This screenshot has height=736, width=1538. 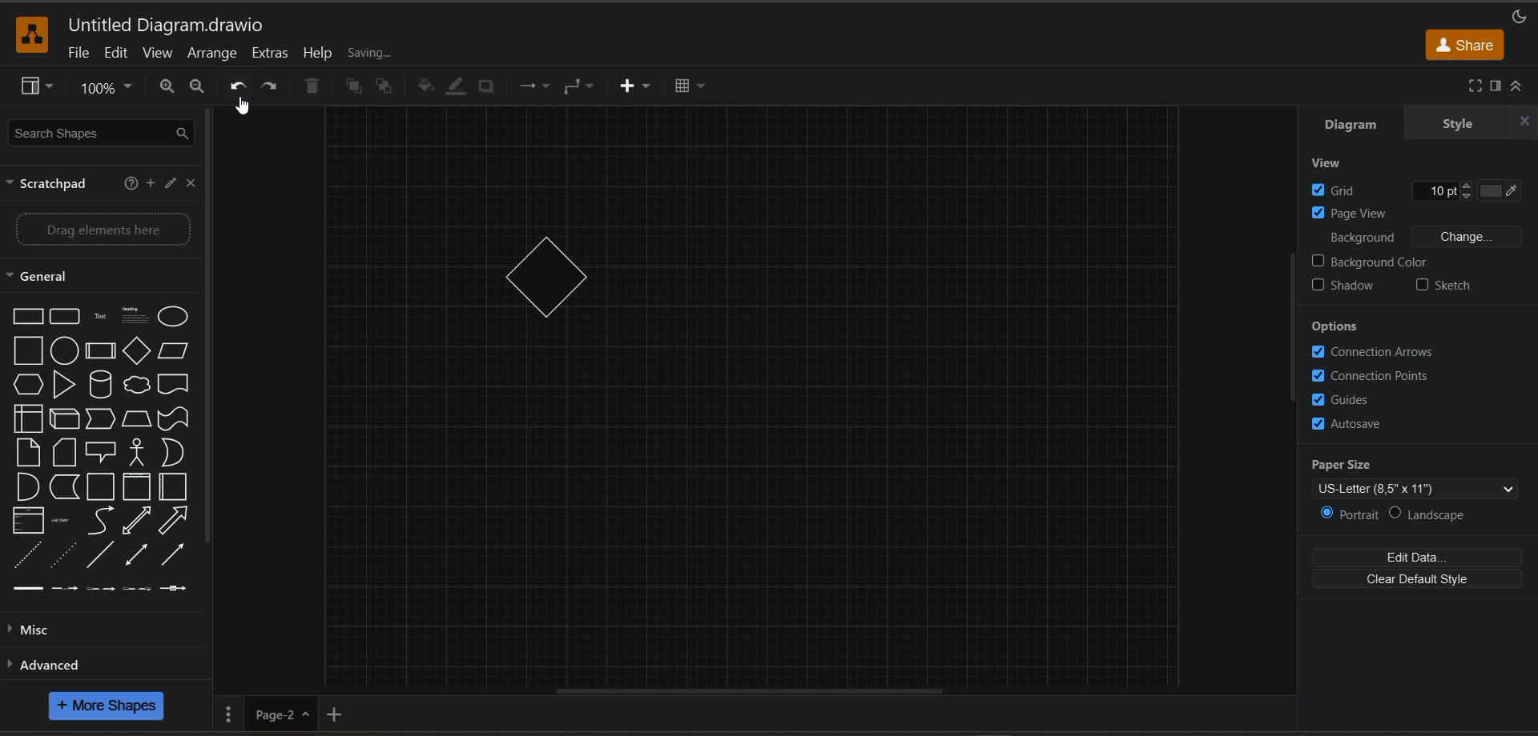 I want to click on waypoints, so click(x=584, y=88).